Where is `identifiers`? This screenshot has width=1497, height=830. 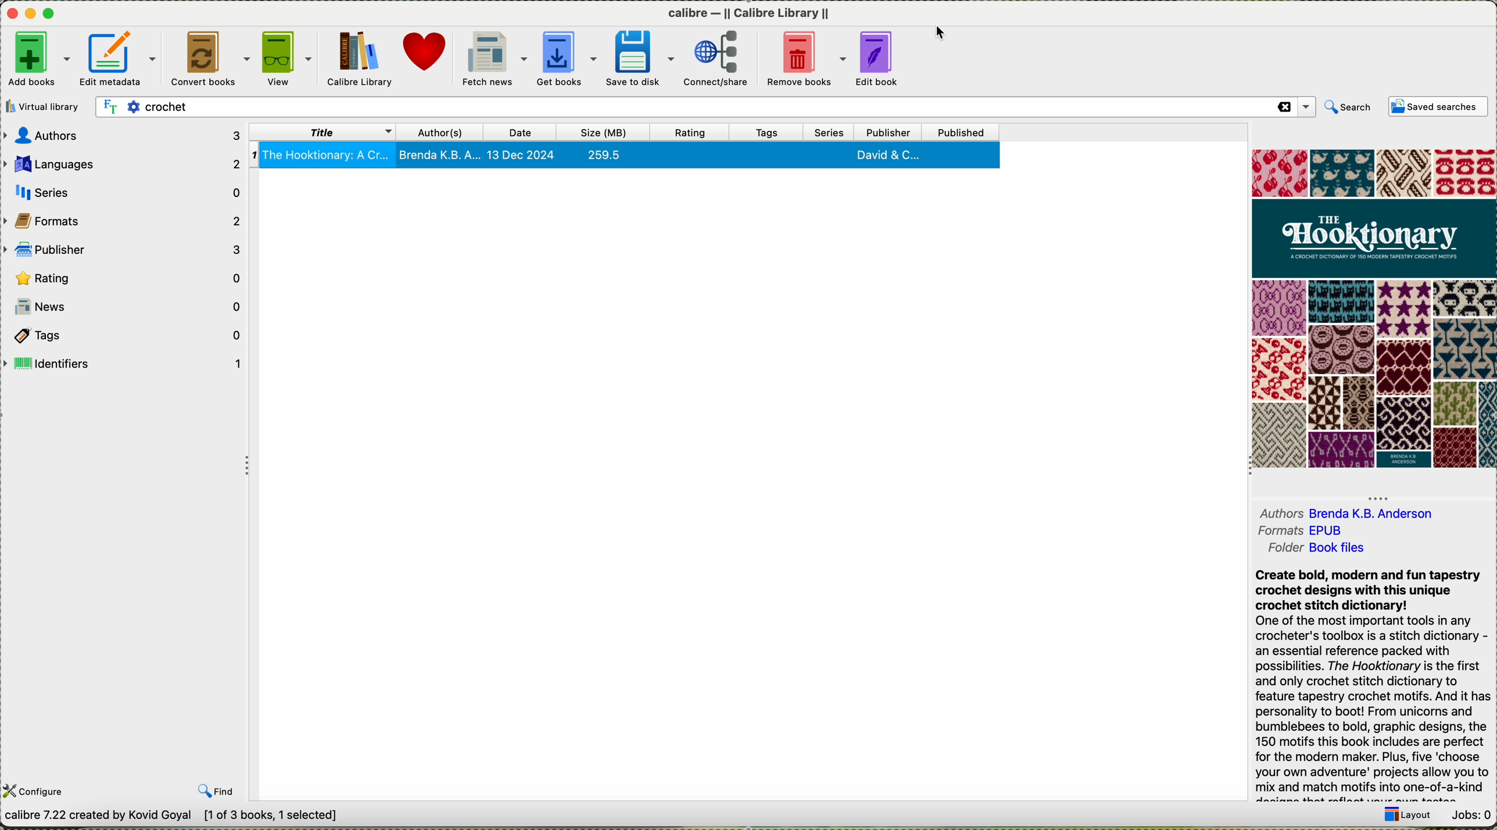
identifiers is located at coordinates (126, 363).